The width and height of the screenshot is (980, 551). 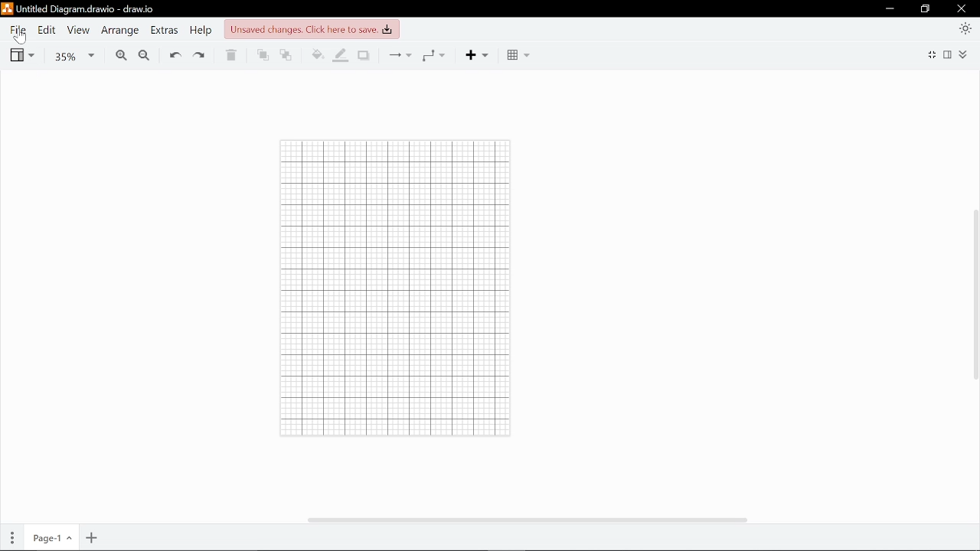 What do you see at coordinates (262, 57) in the screenshot?
I see `To front` at bounding box center [262, 57].